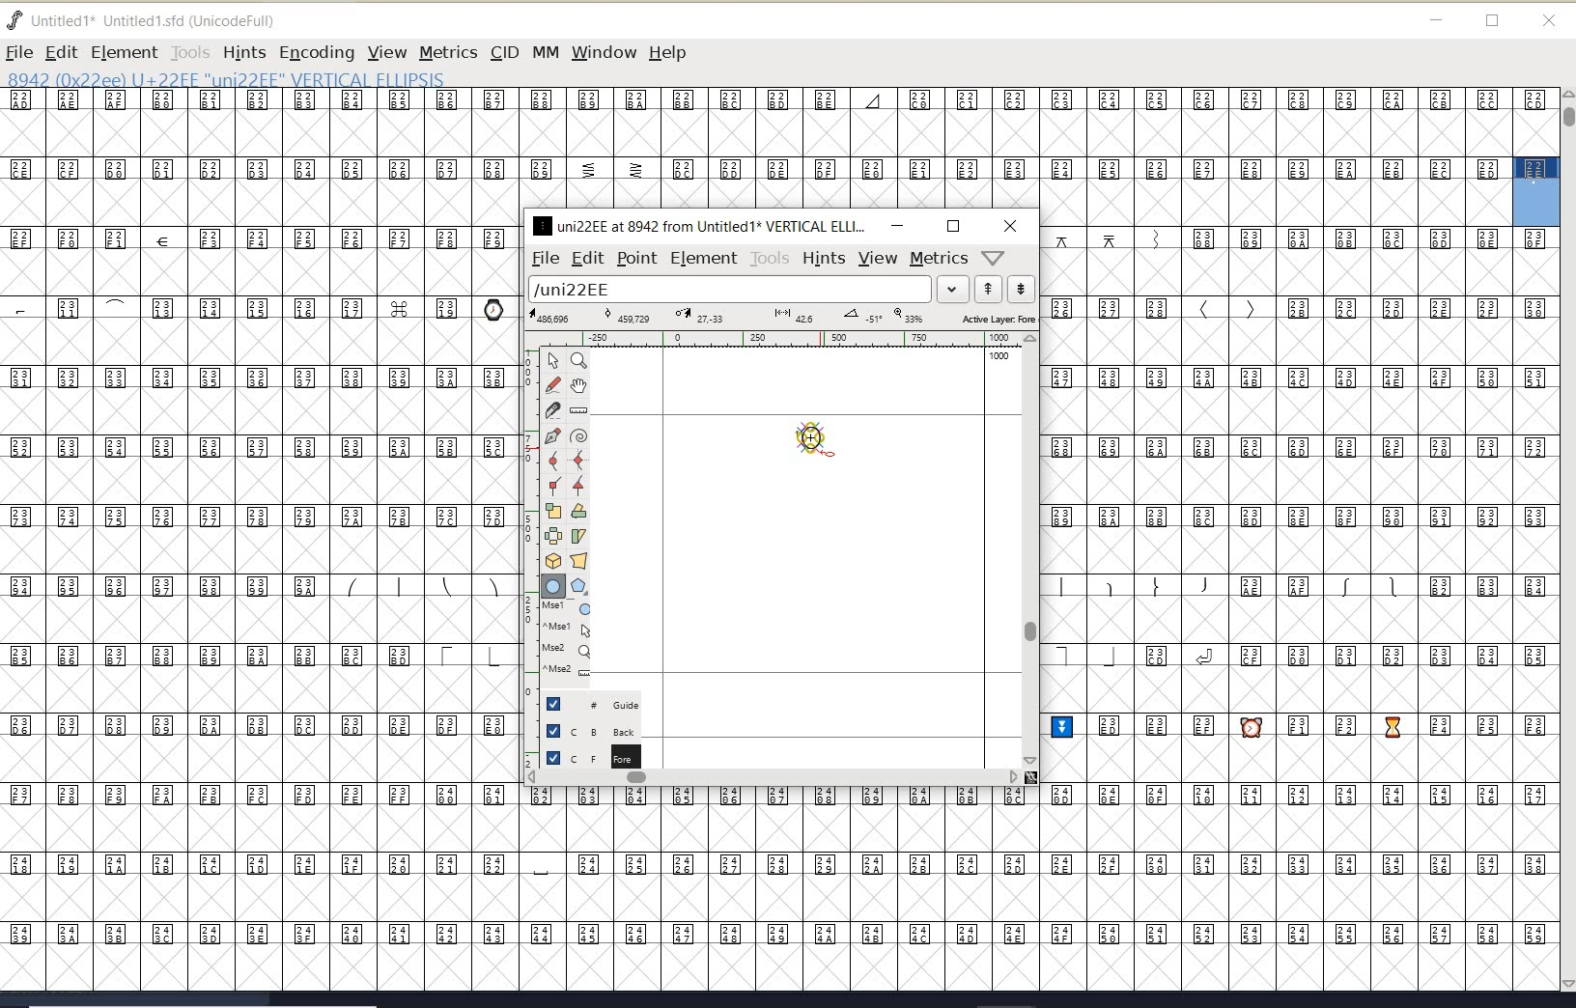 The image size is (1576, 1008). Describe the element at coordinates (162, 18) in the screenshot. I see `untitled1* Untitled 1.sfd (UnicodeFull)` at that location.